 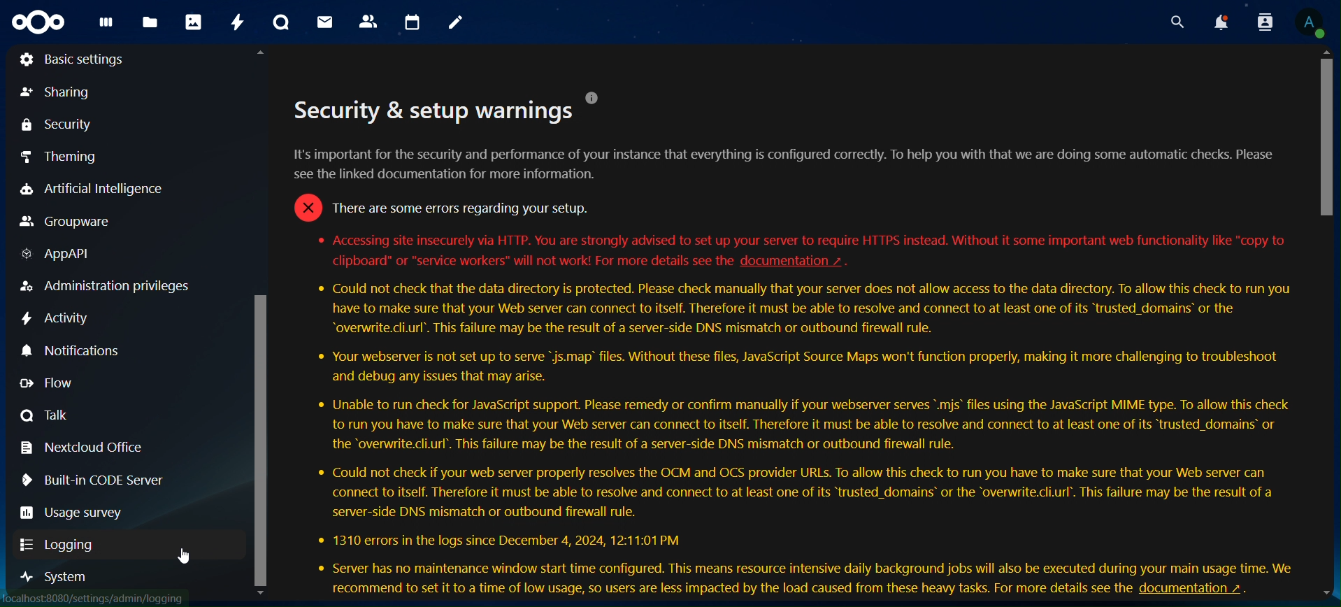 I want to click on cursor, so click(x=186, y=558).